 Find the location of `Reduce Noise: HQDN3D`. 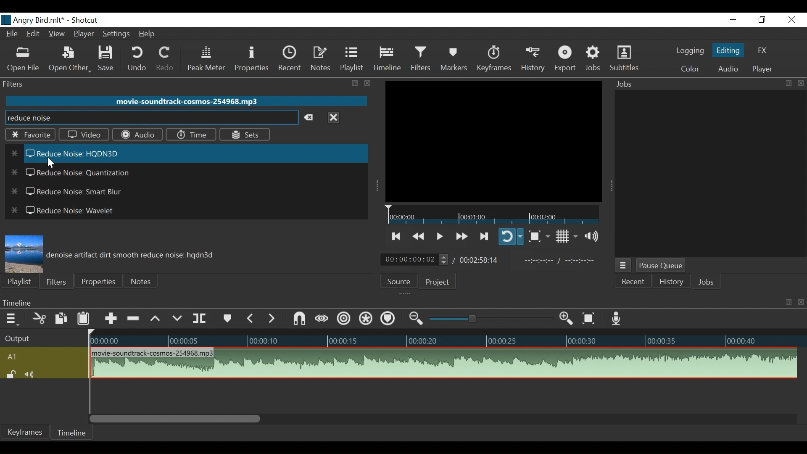

Reduce Noise: HQDN3D is located at coordinates (188, 153).